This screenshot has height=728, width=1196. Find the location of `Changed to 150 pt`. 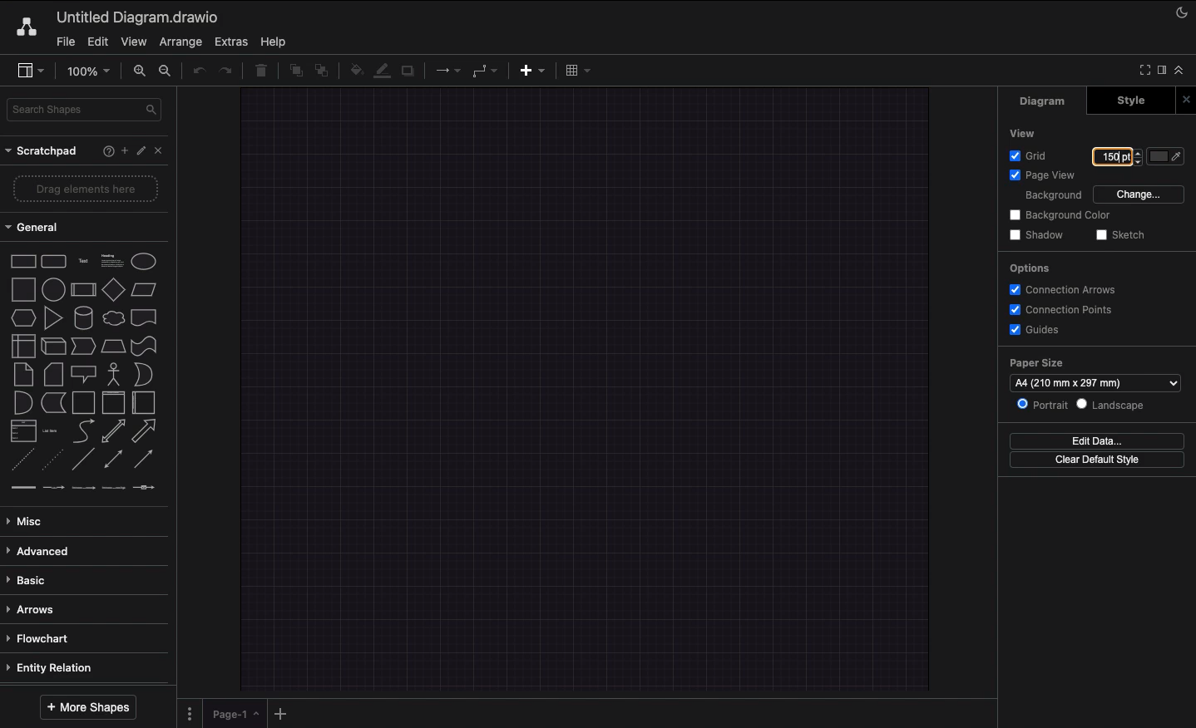

Changed to 150 pt is located at coordinates (1116, 156).